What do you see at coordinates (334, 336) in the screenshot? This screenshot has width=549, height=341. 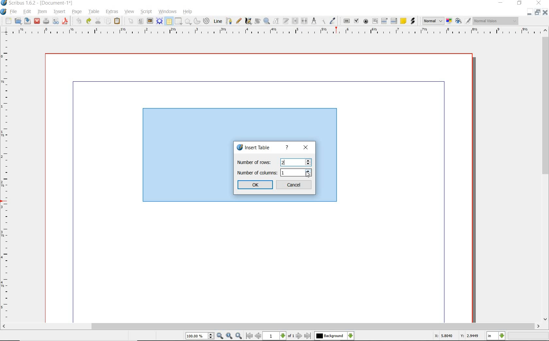 I see `select the current layer` at bounding box center [334, 336].